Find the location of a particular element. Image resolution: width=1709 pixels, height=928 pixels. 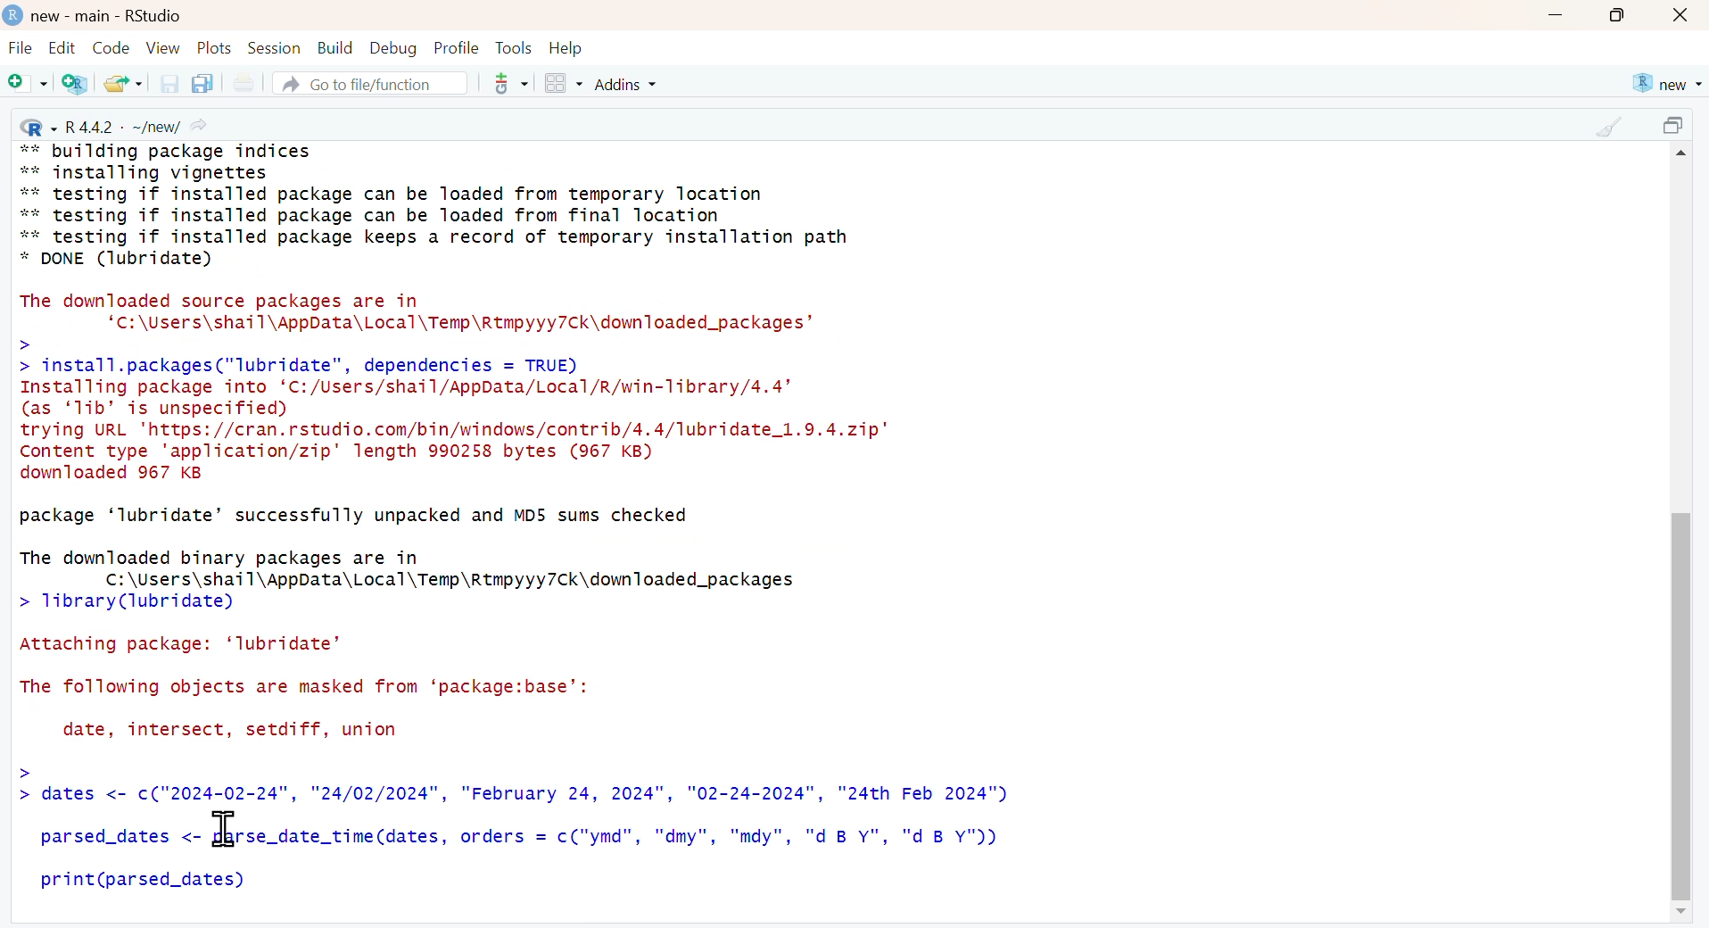

Profile is located at coordinates (457, 47).